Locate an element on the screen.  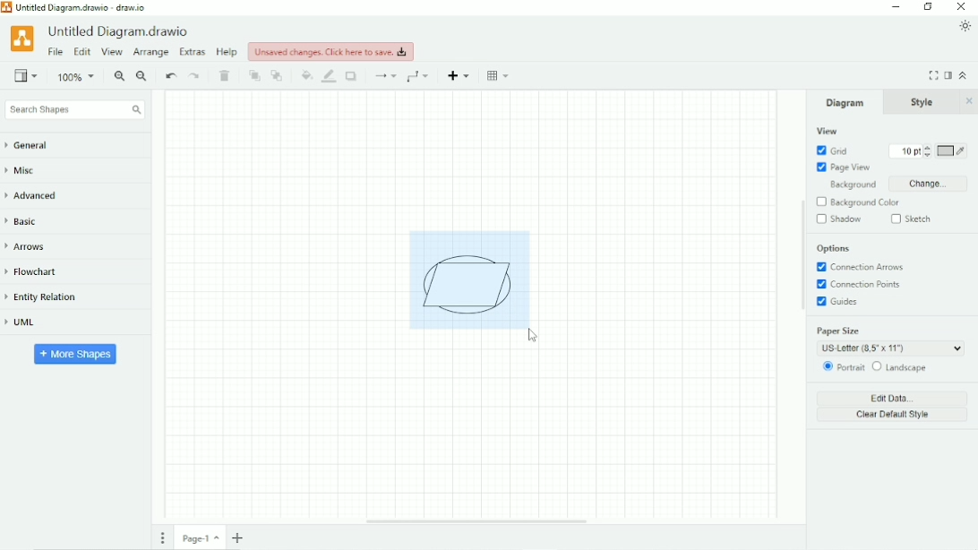
Delete is located at coordinates (227, 76).